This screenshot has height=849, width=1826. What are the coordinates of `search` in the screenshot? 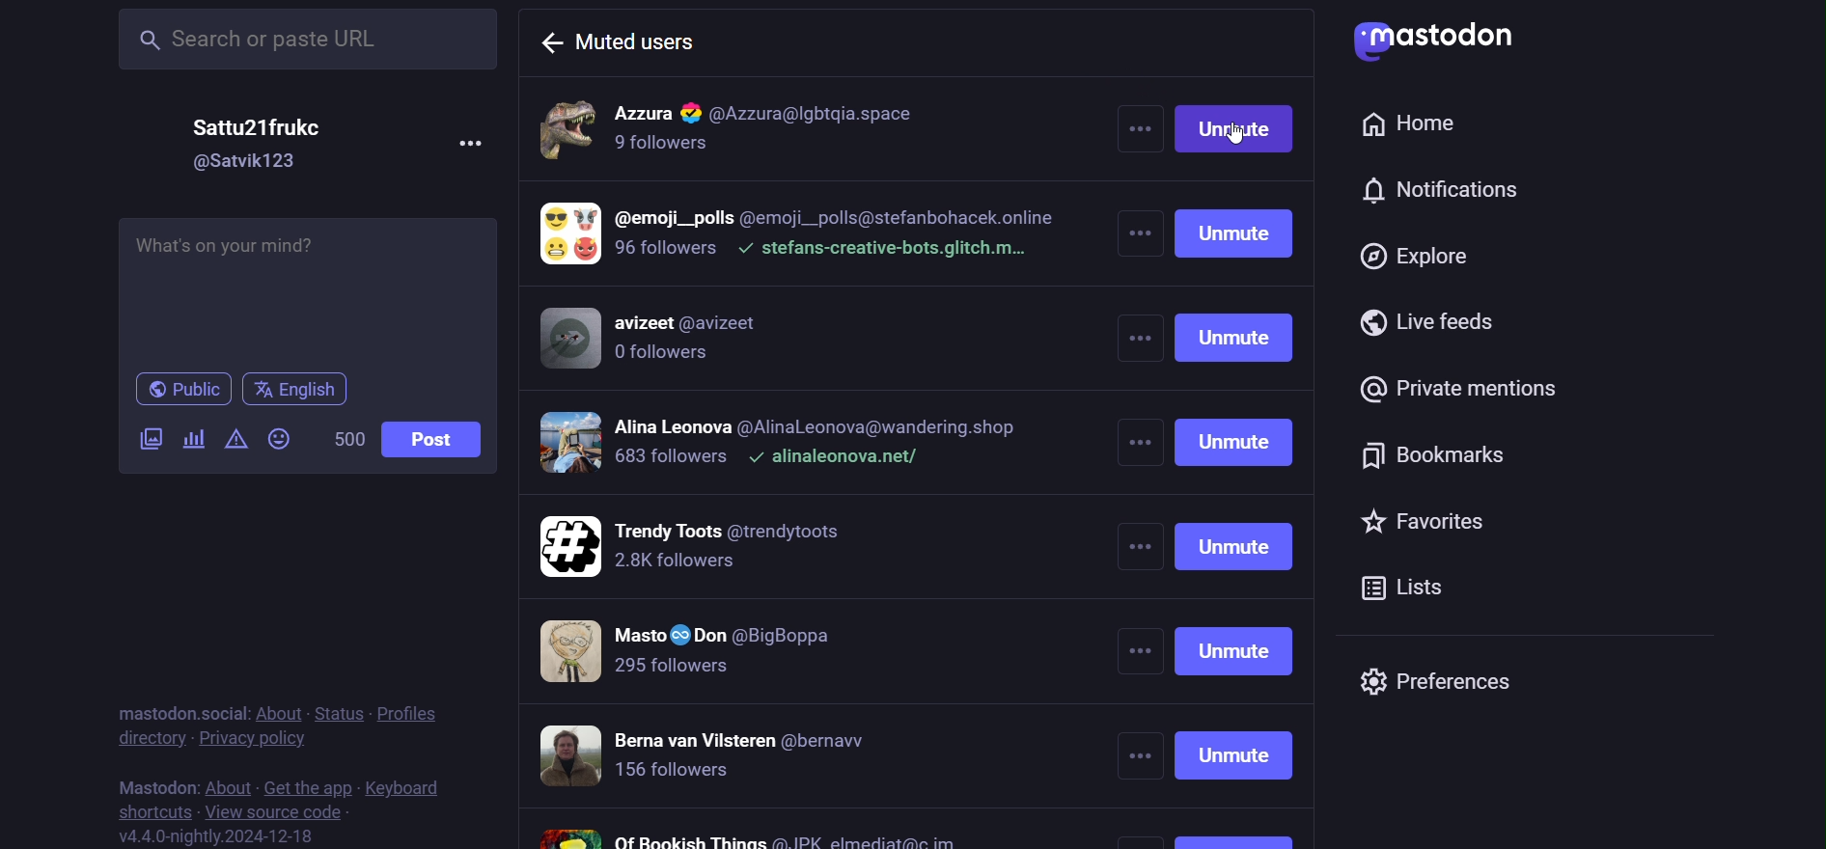 It's located at (302, 39).